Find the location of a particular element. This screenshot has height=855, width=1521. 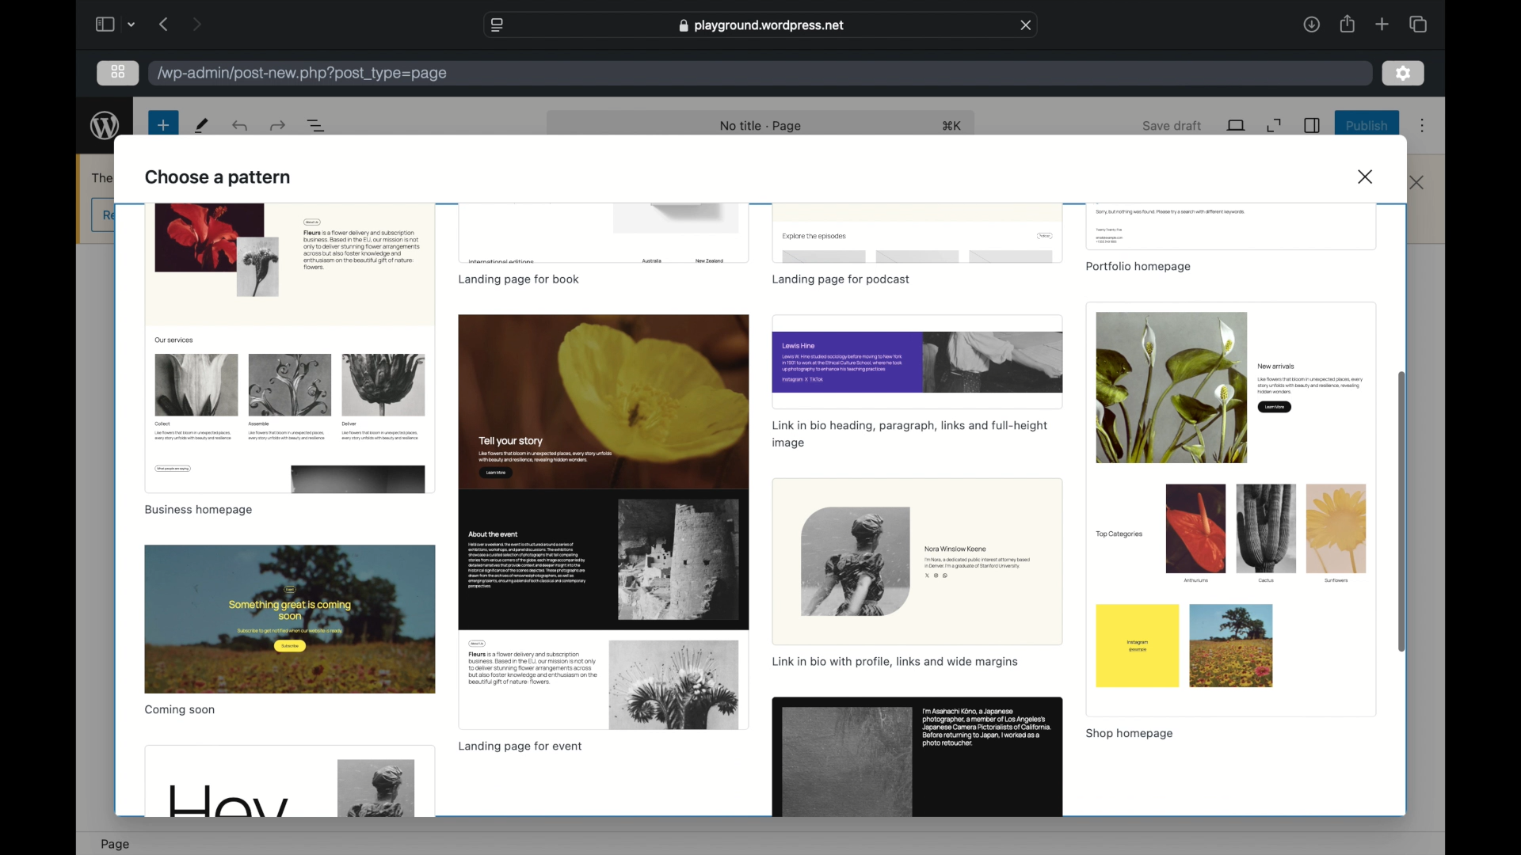

dropdown is located at coordinates (132, 24).